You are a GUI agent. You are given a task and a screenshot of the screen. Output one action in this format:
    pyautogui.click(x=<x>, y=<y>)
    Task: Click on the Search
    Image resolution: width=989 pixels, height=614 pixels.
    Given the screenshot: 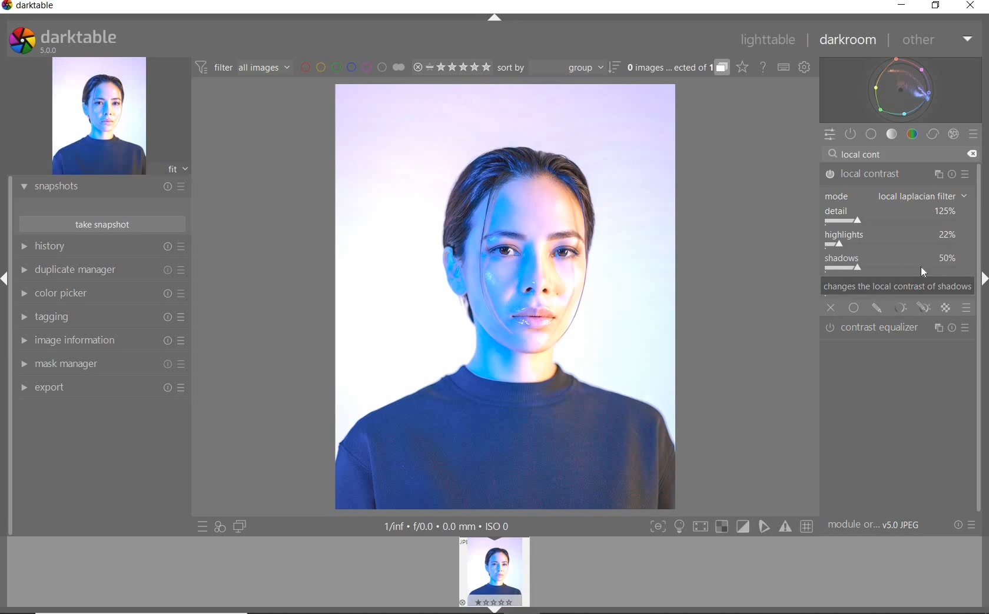 What is the action you would take?
    pyautogui.click(x=832, y=154)
    